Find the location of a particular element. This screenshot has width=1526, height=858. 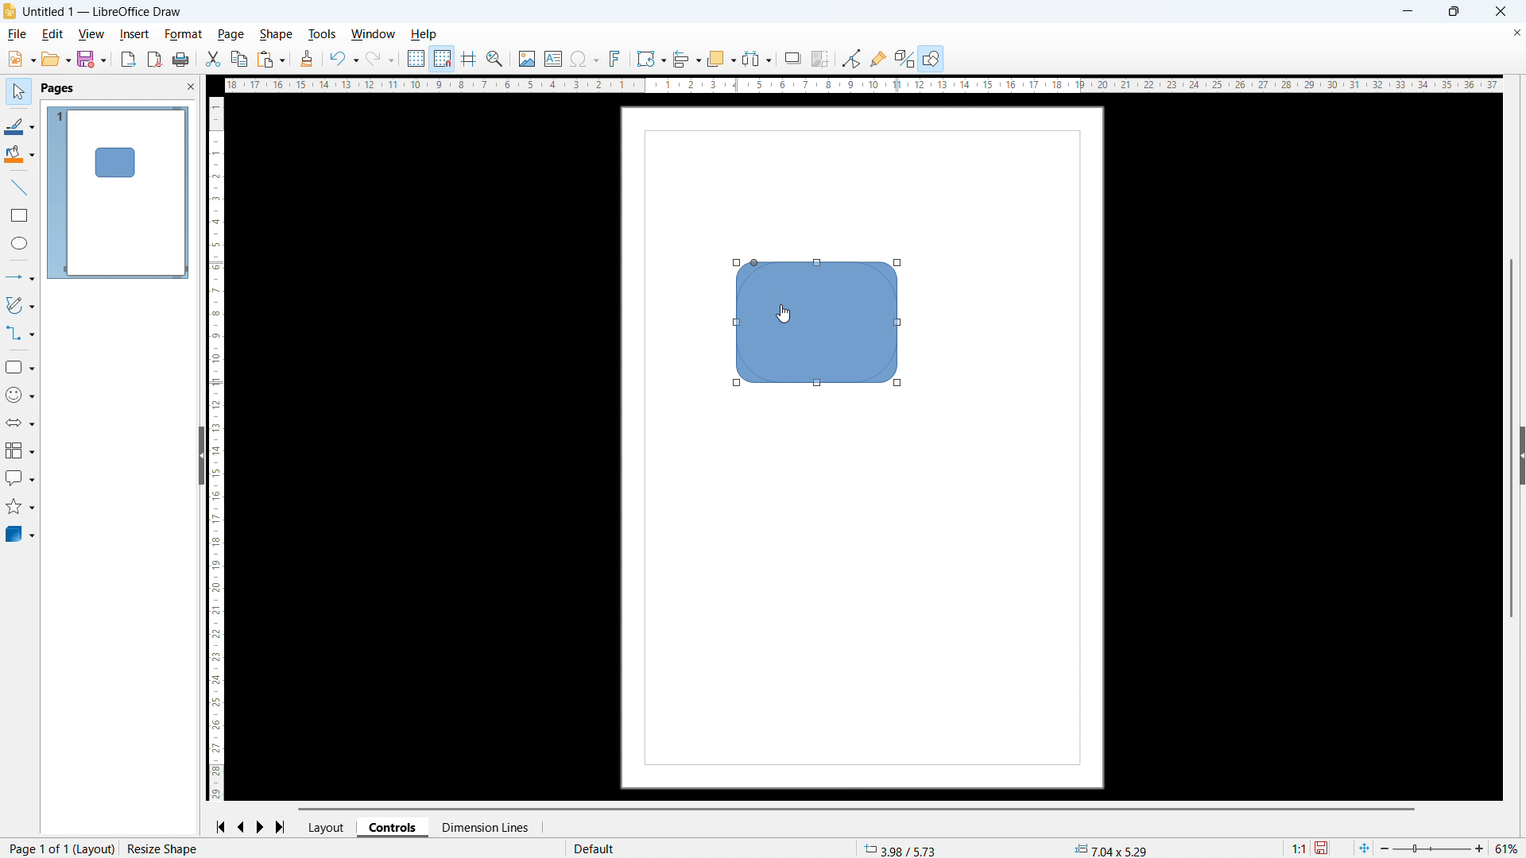

Transformations  is located at coordinates (651, 58).